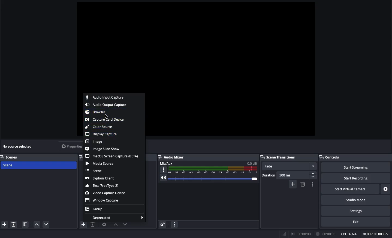 The width and height of the screenshot is (392, 238). Describe the element at coordinates (174, 225) in the screenshot. I see `options` at that location.